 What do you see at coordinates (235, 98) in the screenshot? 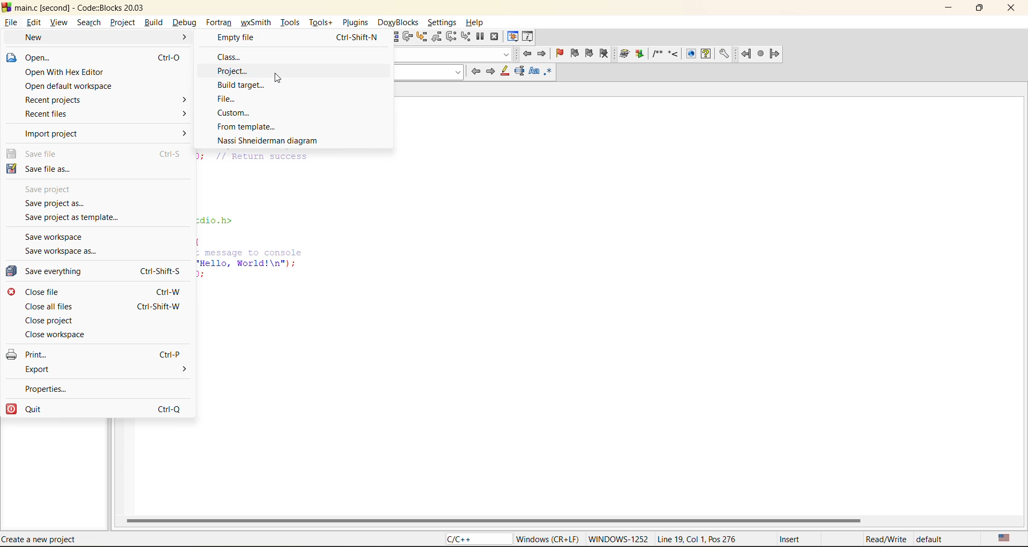
I see `file` at bounding box center [235, 98].